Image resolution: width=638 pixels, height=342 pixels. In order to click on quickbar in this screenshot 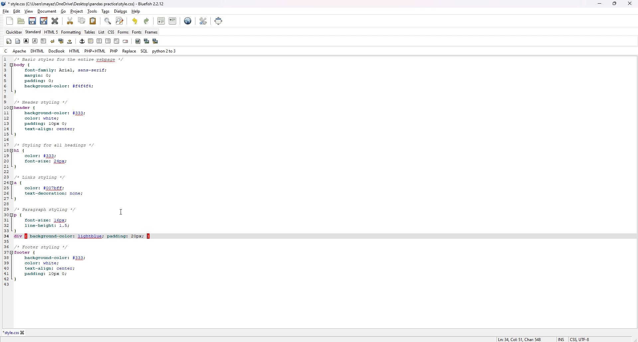, I will do `click(14, 32)`.